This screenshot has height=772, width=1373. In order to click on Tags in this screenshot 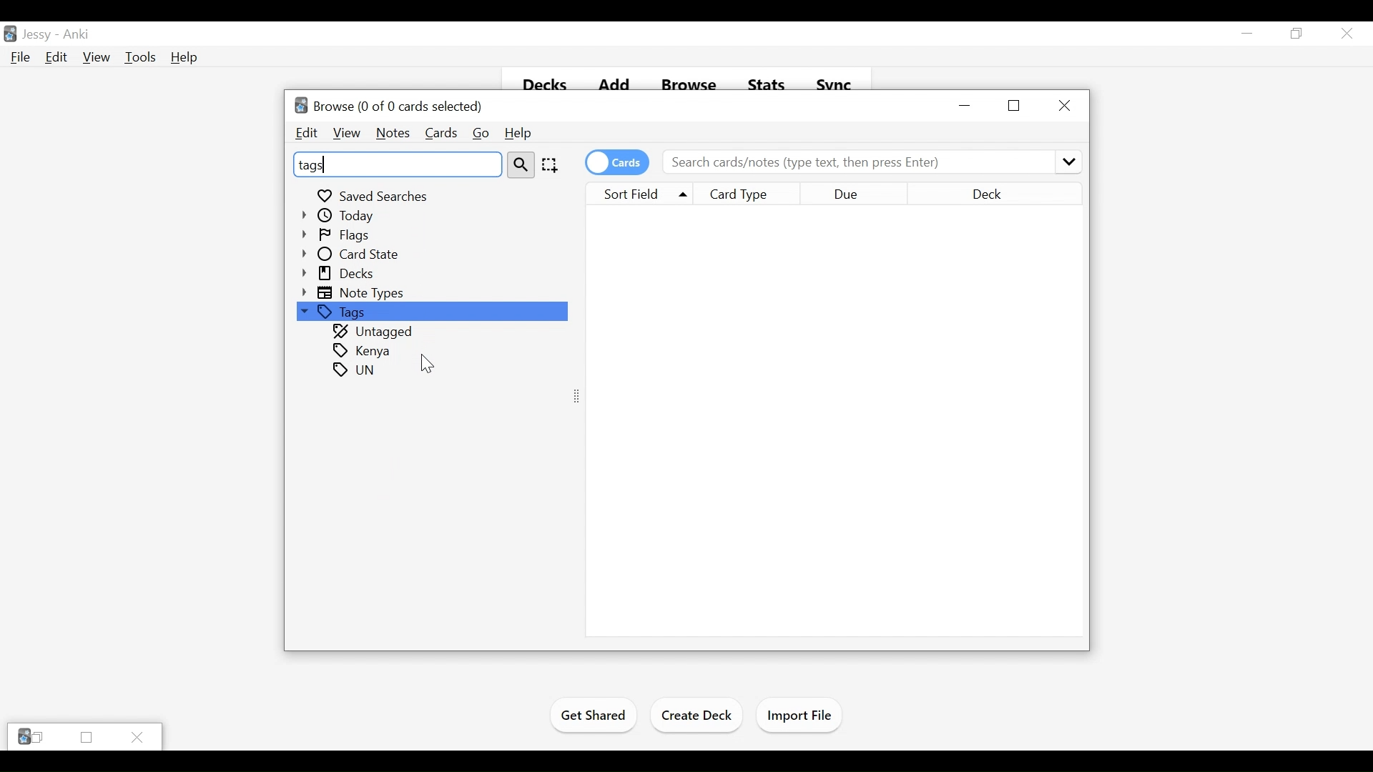, I will do `click(363, 351)`.